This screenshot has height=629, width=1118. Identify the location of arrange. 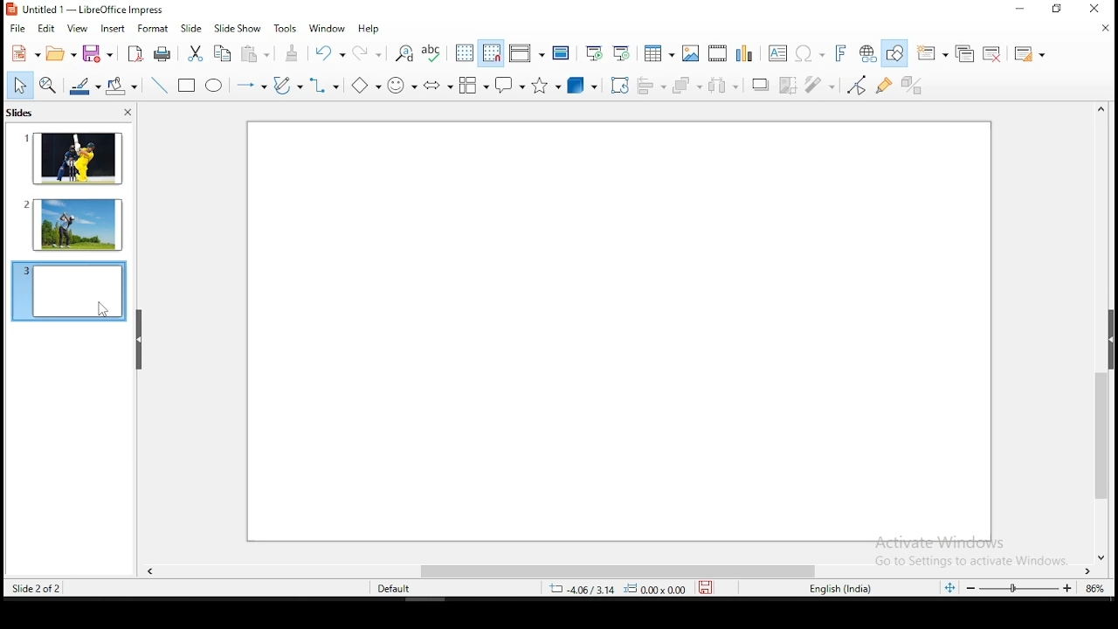
(688, 86).